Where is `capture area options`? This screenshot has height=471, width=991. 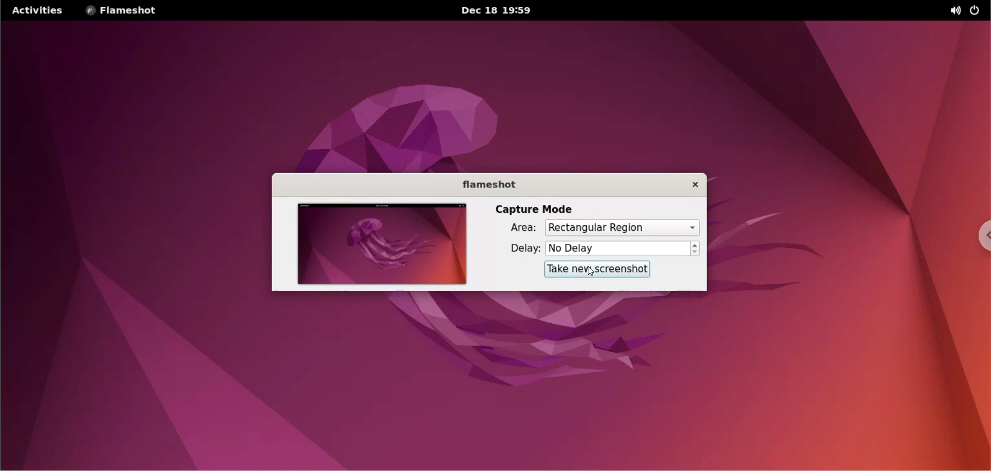 capture area options is located at coordinates (623, 228).